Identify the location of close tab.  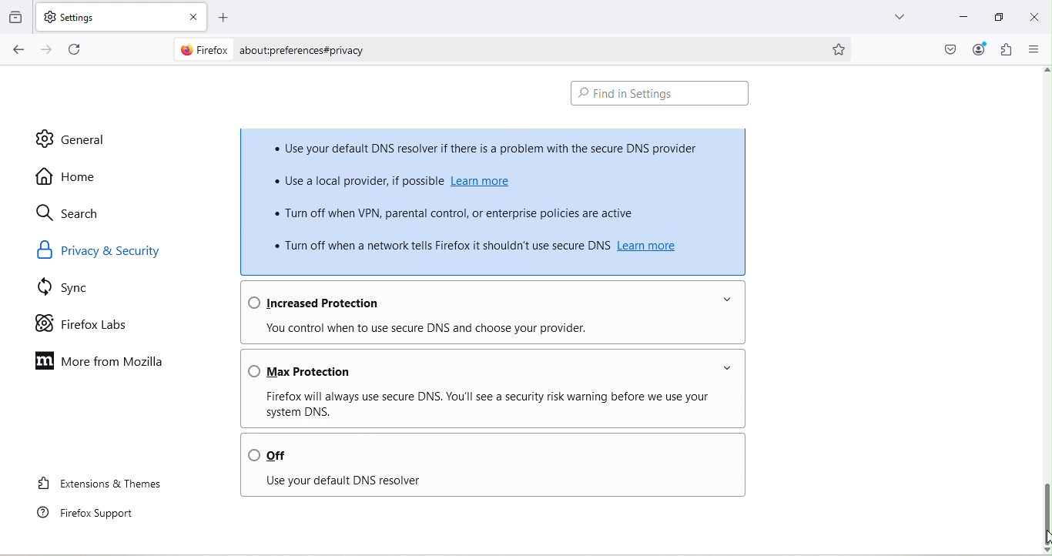
(191, 14).